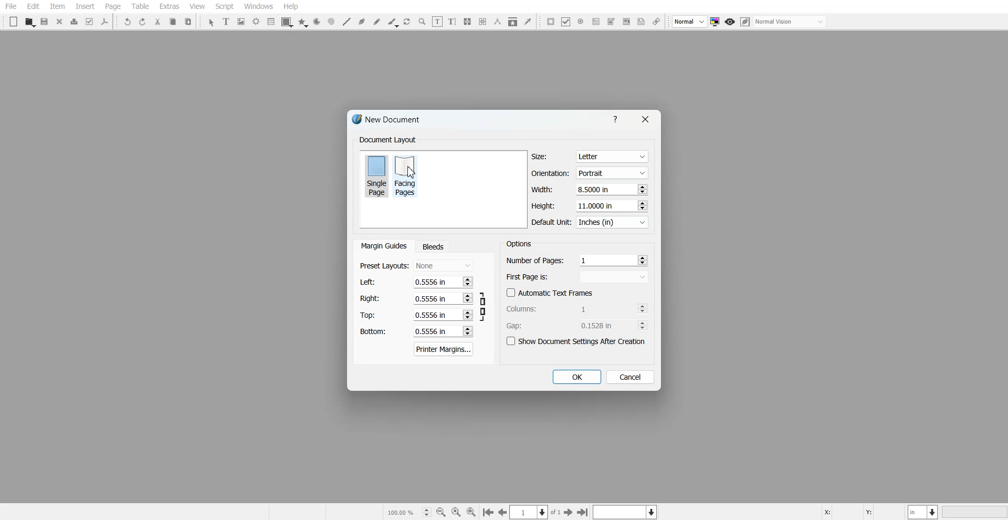 The height and width of the screenshot is (520, 1008). I want to click on Select the current layer, so click(626, 512).